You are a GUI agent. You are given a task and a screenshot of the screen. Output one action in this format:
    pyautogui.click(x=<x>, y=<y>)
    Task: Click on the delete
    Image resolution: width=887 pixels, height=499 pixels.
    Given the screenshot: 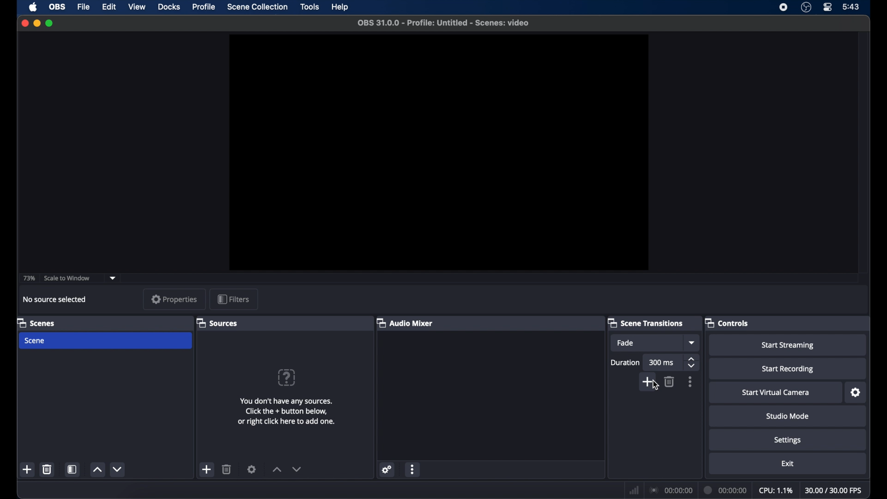 What is the action you would take?
    pyautogui.click(x=227, y=469)
    